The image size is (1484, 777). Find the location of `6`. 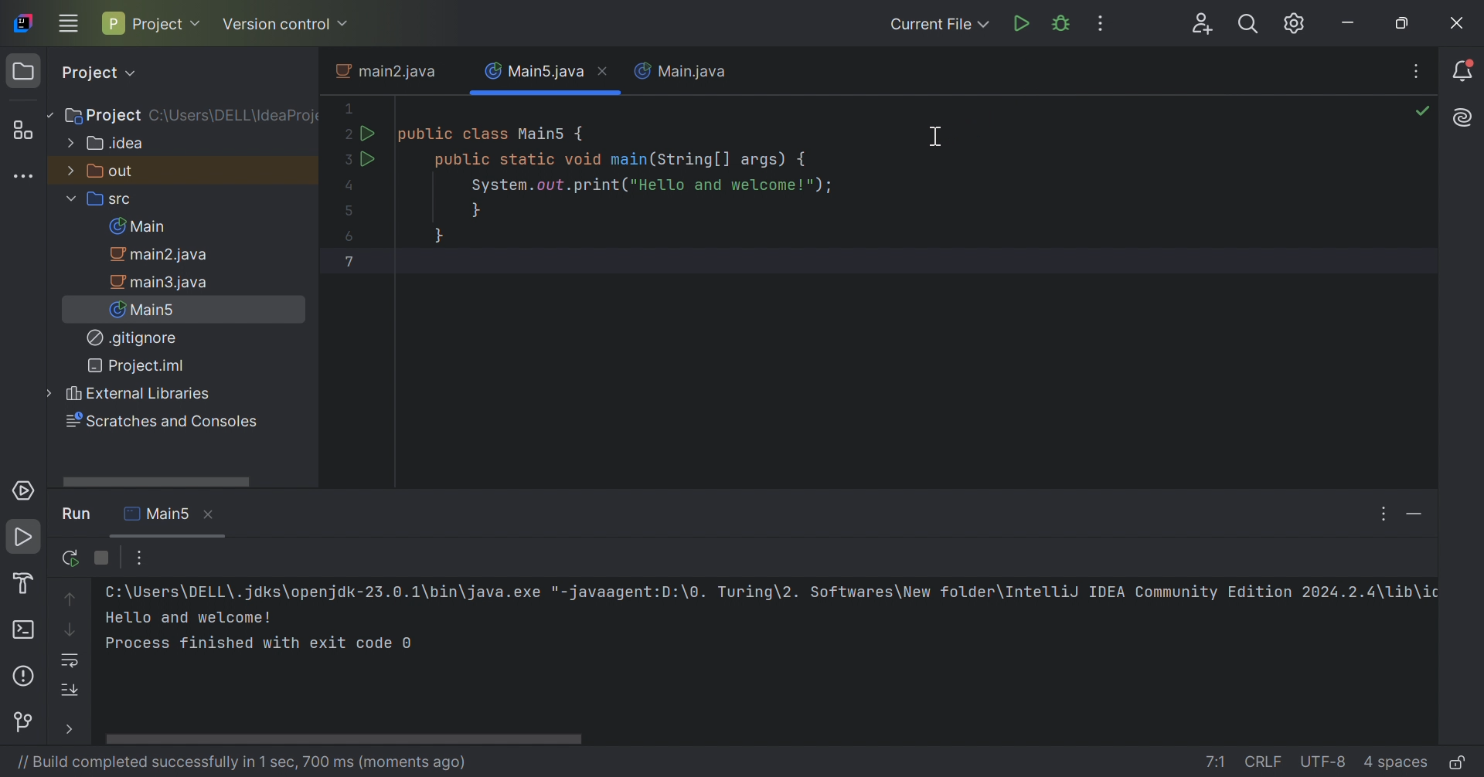

6 is located at coordinates (348, 236).